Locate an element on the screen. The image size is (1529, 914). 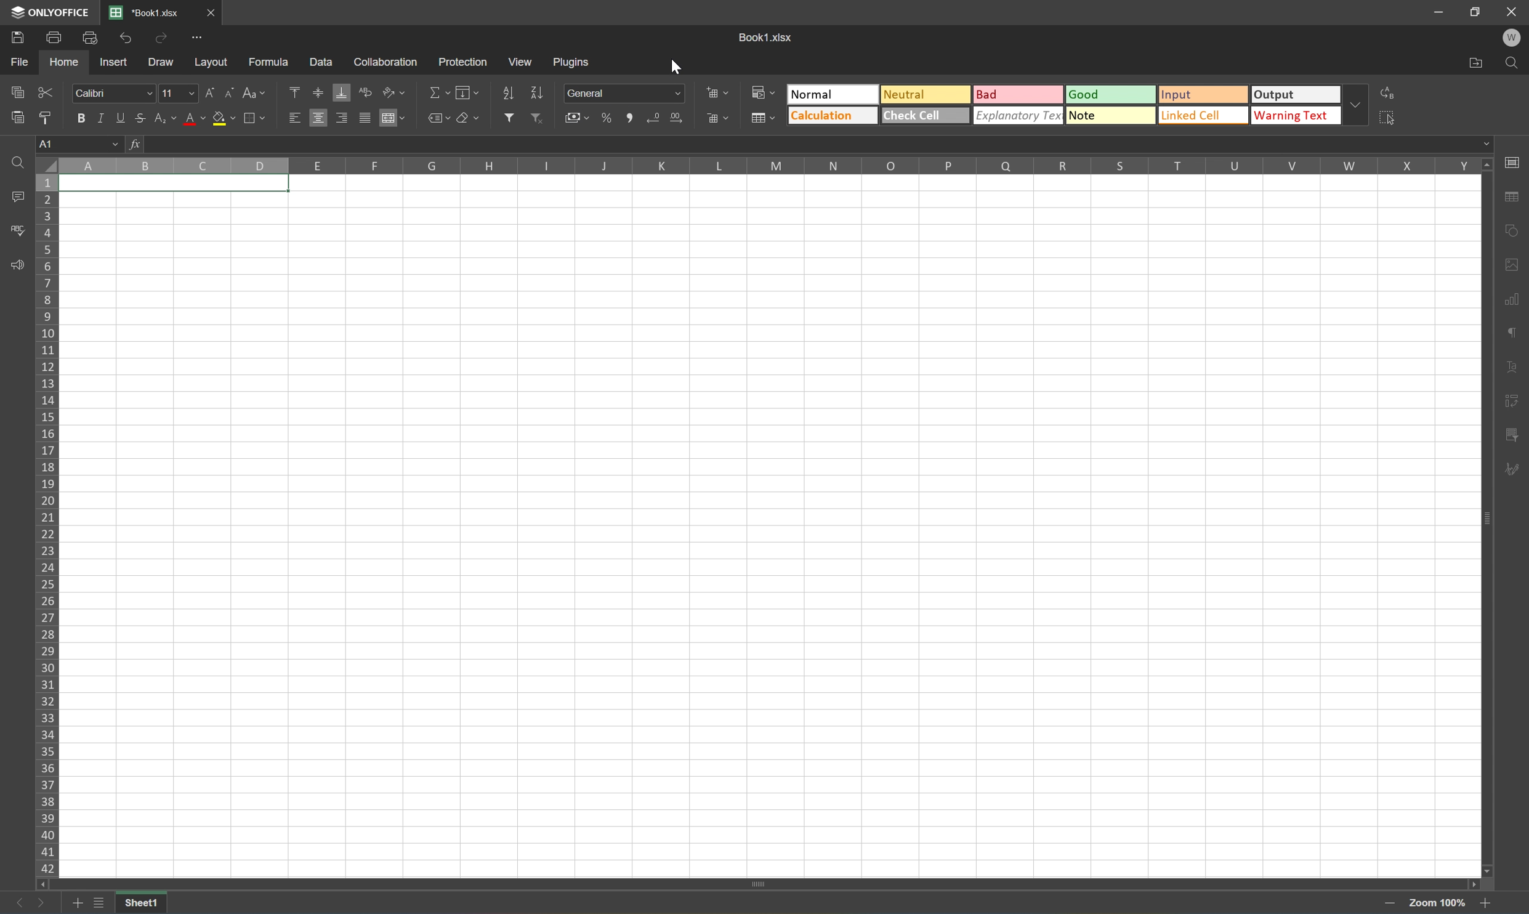
Text art settings is located at coordinates (1511, 368).